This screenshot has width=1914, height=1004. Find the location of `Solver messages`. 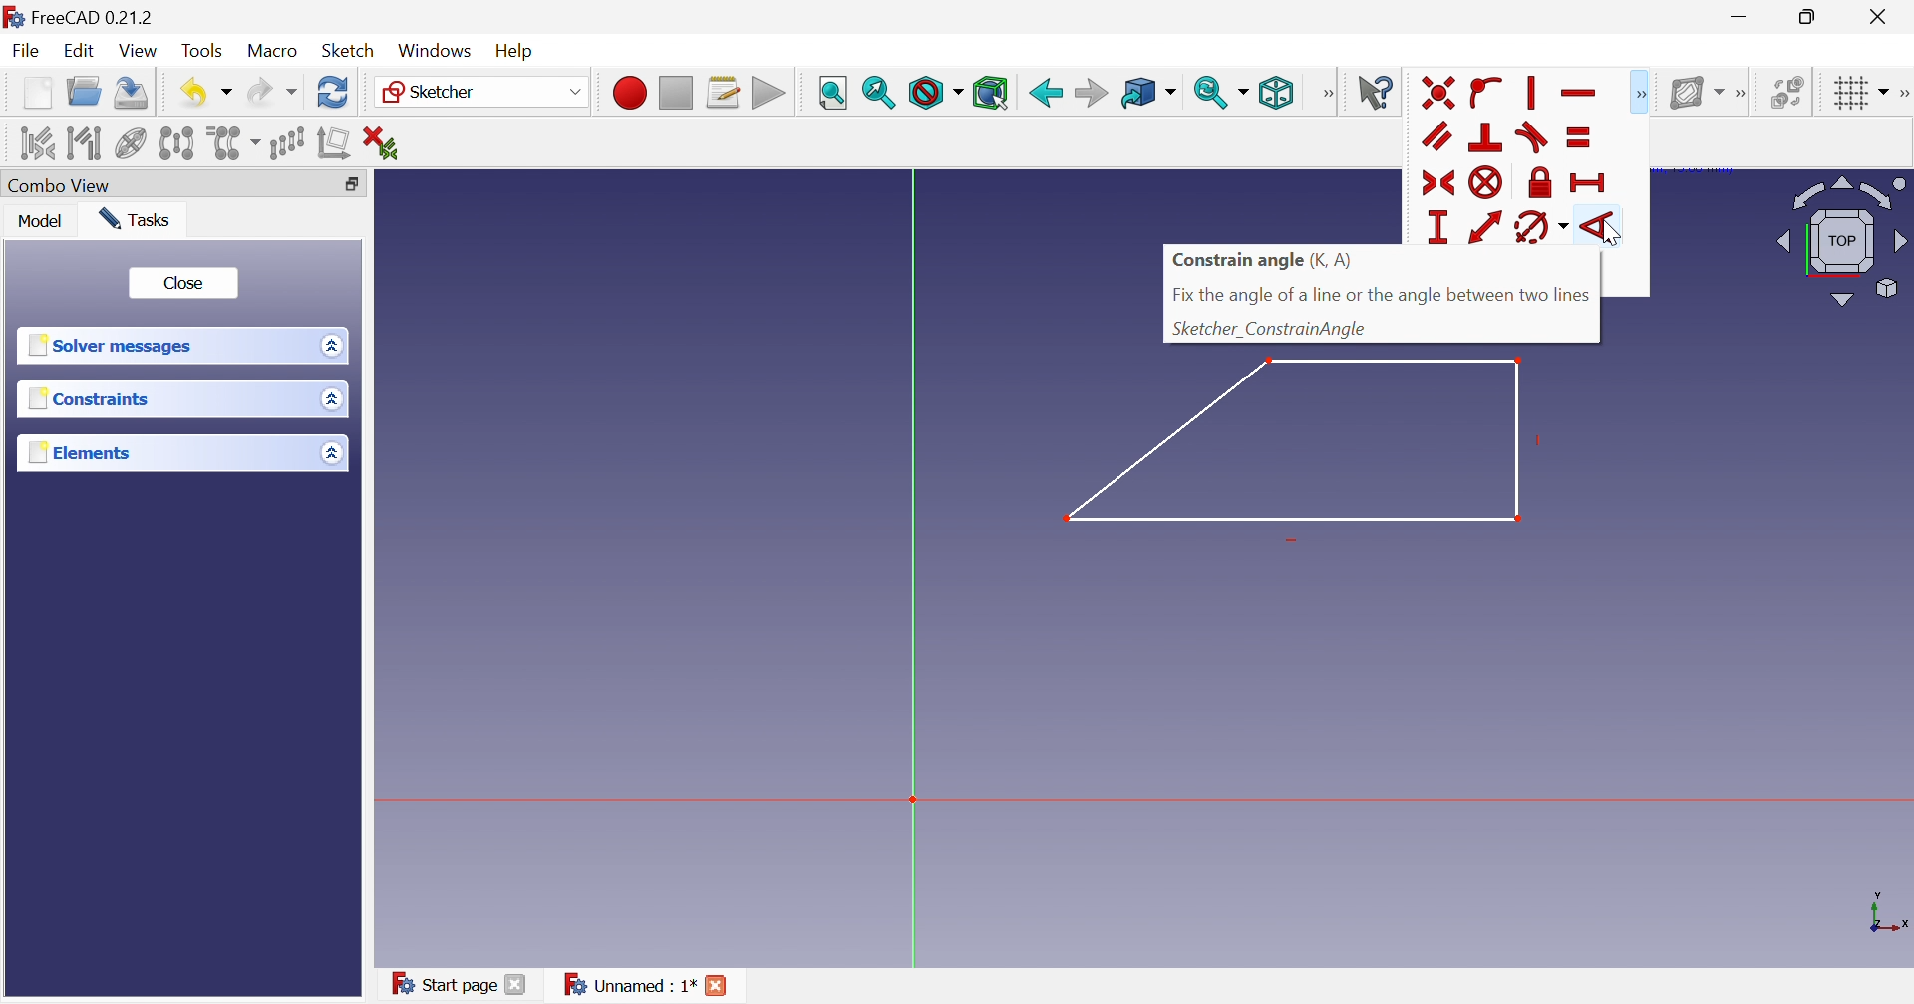

Solver messages is located at coordinates (116, 347).